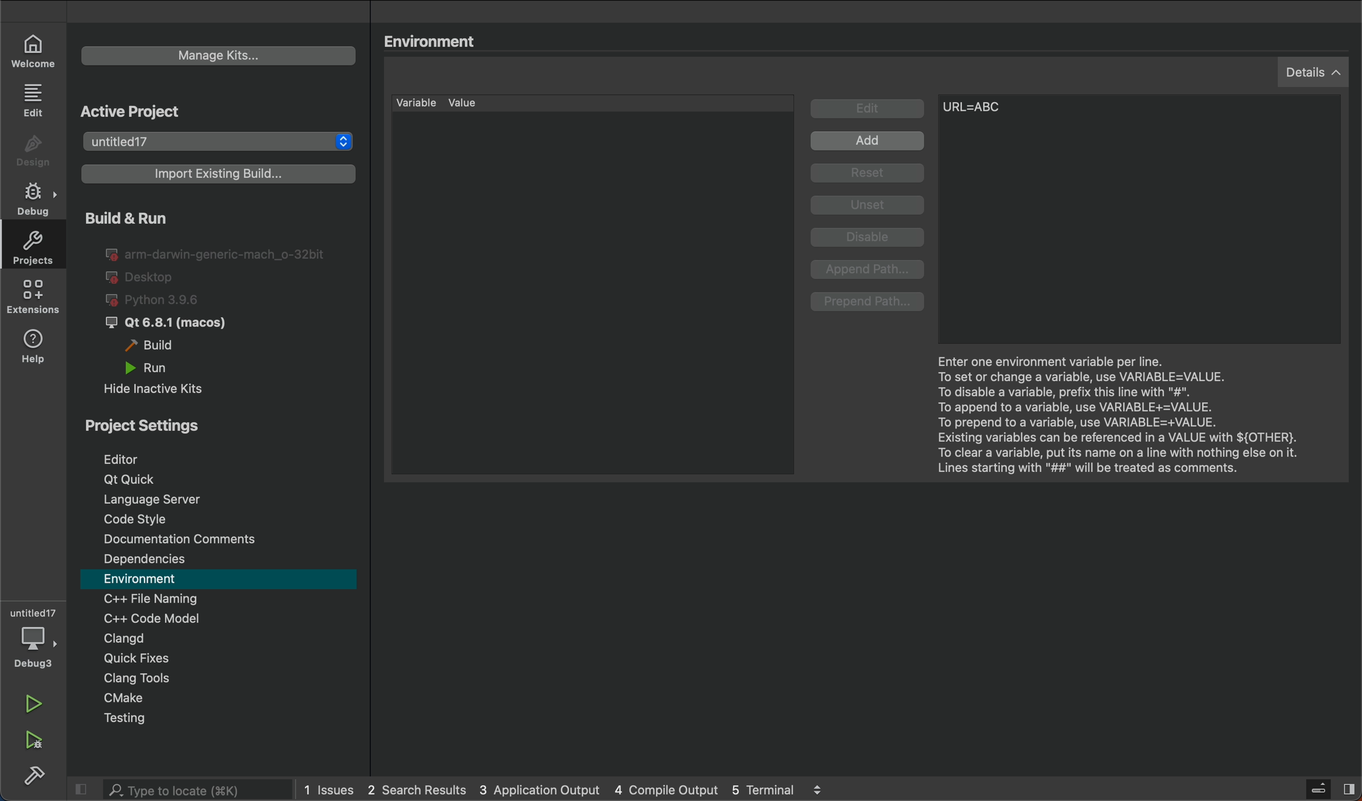 The width and height of the screenshot is (1362, 801). Describe the element at coordinates (220, 659) in the screenshot. I see `quick fixes` at that location.